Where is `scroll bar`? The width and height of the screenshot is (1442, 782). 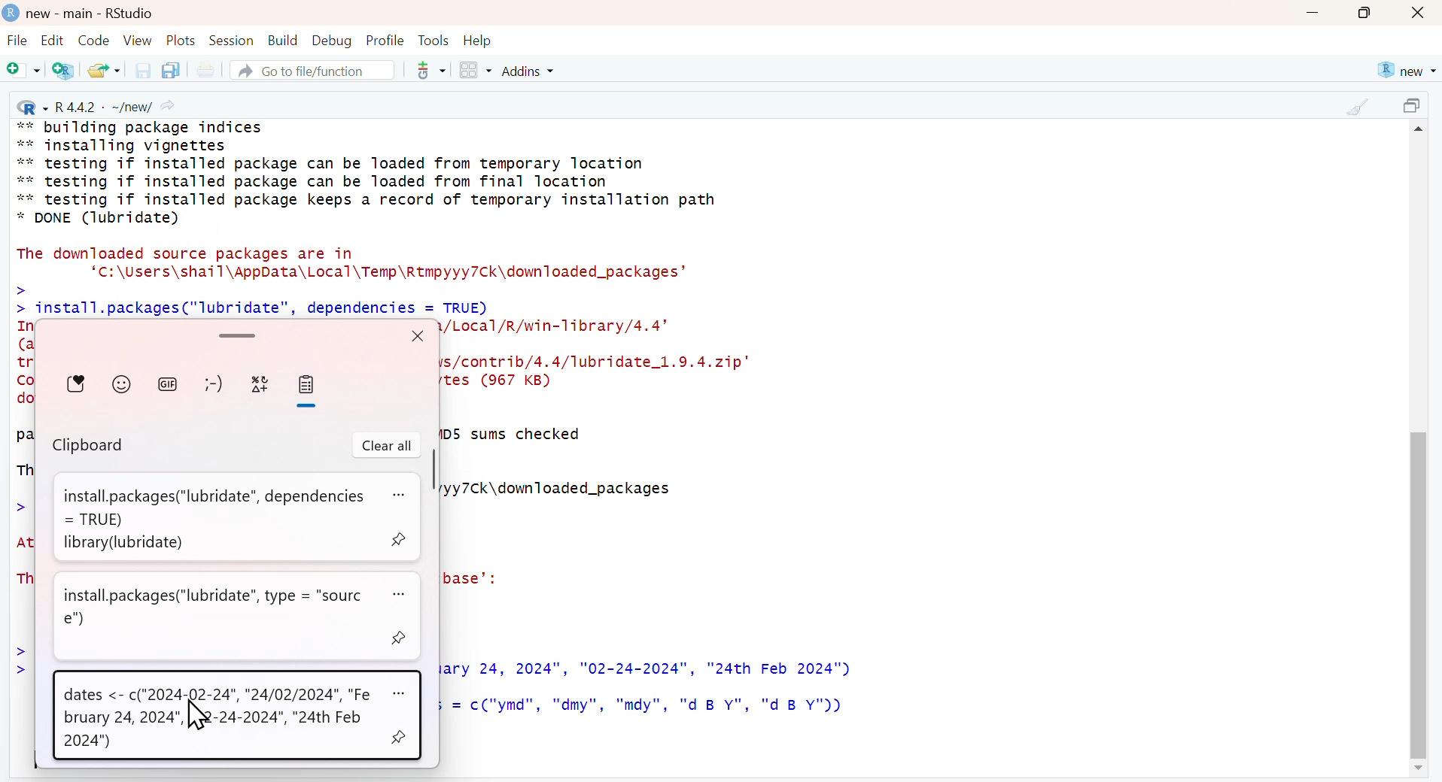 scroll bar is located at coordinates (1418, 590).